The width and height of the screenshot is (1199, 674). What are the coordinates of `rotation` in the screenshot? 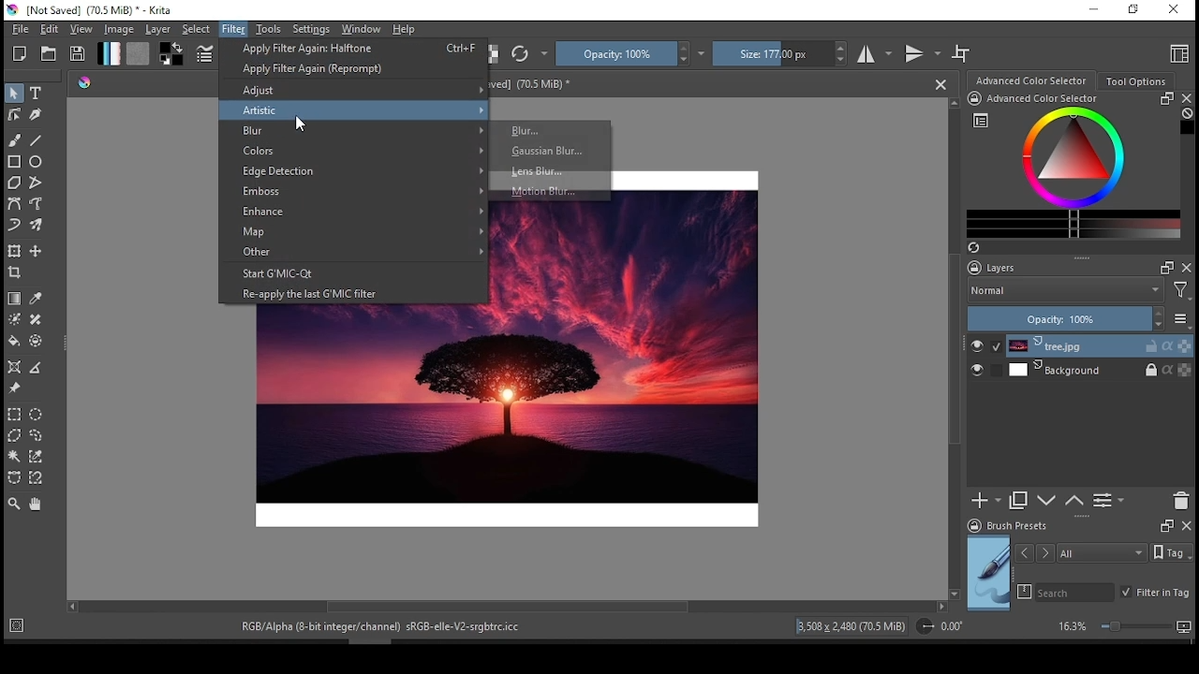 It's located at (940, 627).